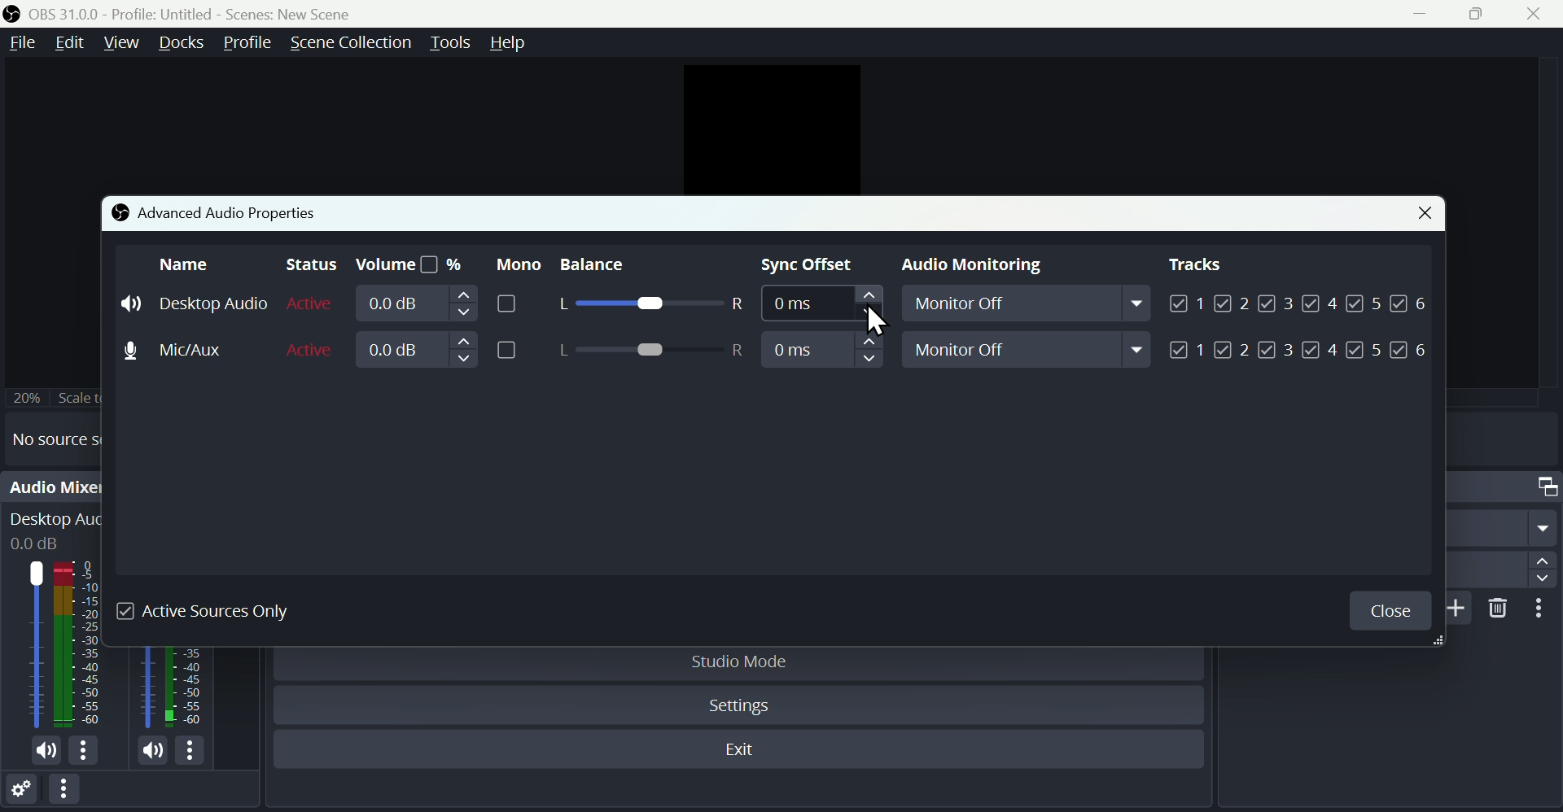 This screenshot has width=1563, height=812. Describe the element at coordinates (965, 267) in the screenshot. I see `Audio monitoring` at that location.